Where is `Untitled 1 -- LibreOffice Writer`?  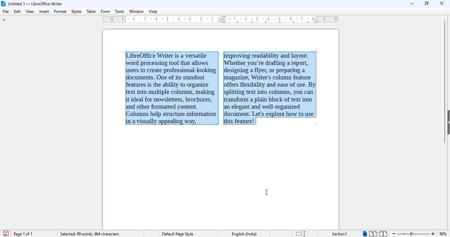 Untitled 1 -- LibreOffice Writer is located at coordinates (36, 3).